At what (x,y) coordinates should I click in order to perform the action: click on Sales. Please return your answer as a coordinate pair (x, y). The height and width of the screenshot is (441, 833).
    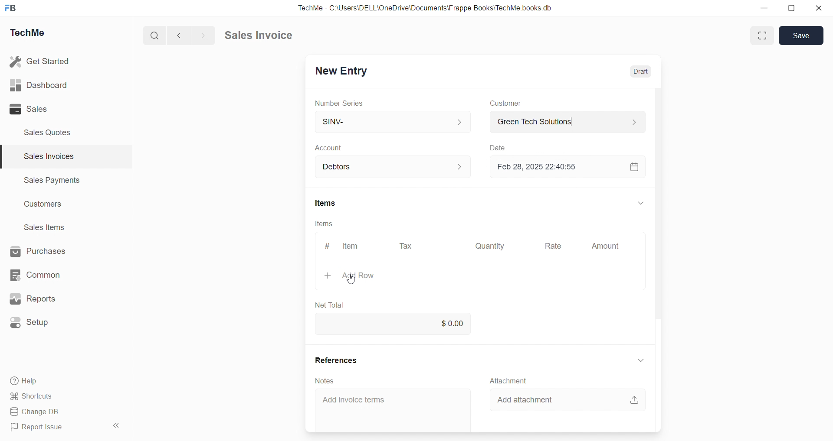
    Looking at the image, I should click on (29, 109).